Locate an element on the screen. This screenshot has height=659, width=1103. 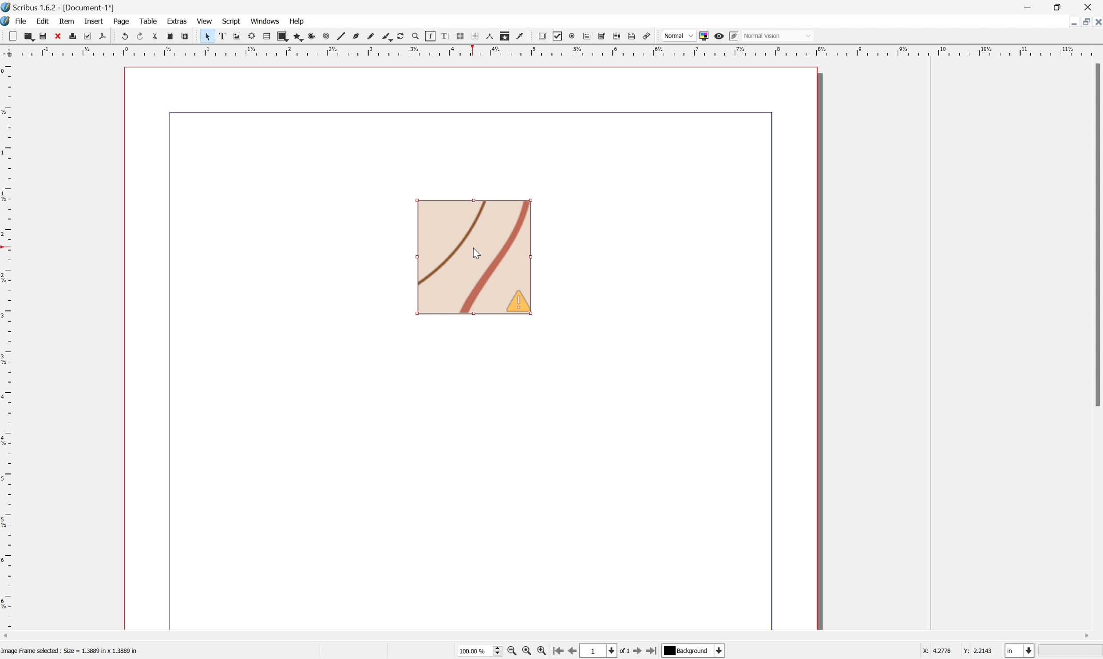
Link annotation is located at coordinates (648, 34).